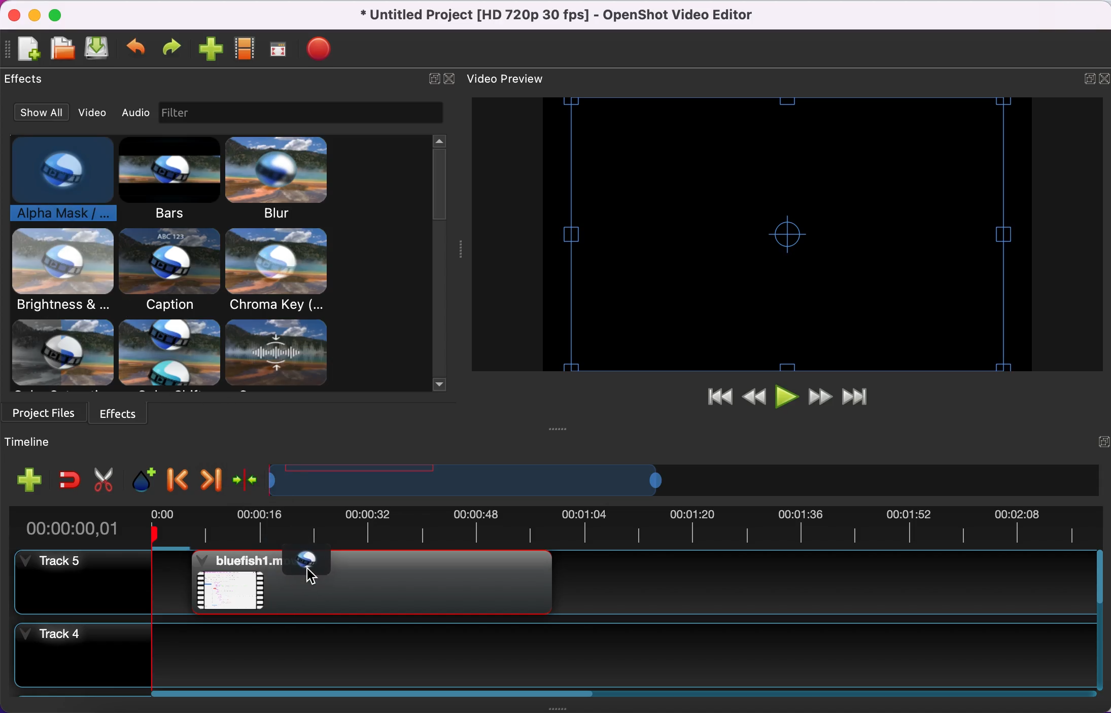  I want to click on add new file, so click(28, 51).